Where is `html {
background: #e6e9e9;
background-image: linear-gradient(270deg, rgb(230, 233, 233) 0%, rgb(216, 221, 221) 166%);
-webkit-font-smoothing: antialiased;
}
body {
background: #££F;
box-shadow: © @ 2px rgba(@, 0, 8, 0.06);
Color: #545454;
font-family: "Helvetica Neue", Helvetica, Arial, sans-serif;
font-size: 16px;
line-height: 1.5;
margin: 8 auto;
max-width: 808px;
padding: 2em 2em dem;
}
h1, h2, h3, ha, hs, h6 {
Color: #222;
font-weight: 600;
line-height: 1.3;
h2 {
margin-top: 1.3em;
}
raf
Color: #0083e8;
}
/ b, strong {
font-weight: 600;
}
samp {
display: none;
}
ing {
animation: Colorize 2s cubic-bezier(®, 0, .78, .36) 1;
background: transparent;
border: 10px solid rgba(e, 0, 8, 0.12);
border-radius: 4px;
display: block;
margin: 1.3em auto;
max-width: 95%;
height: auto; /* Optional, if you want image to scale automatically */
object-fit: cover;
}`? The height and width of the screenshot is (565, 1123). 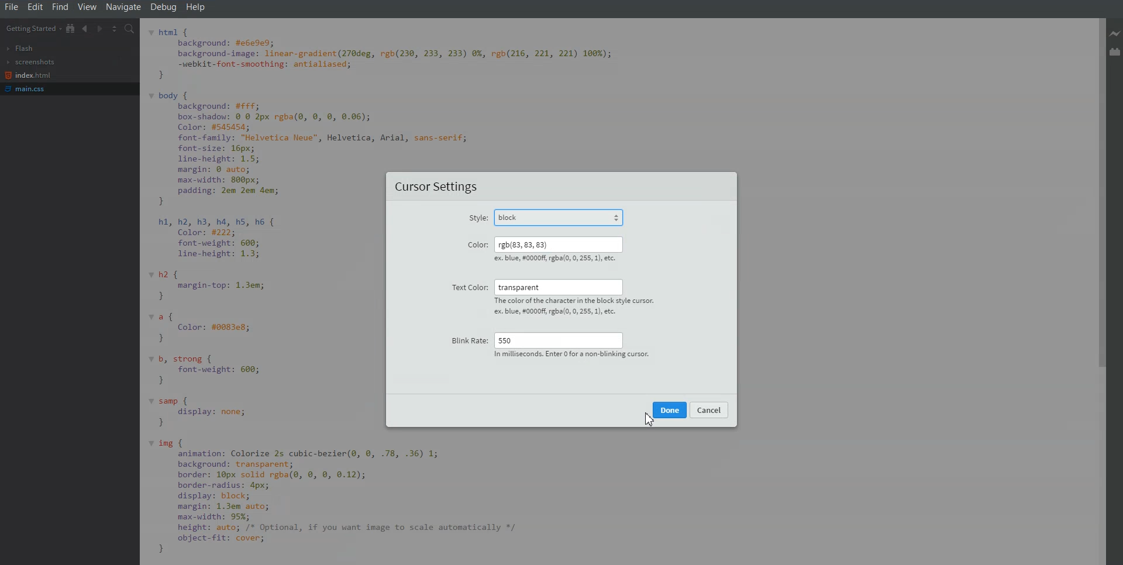
html {
background: #e6e9e9;
background-image: linear-gradient(270deg, rgb(230, 233, 233) 0%, rgb(216, 221, 221) 166%);
-webkit-font-smoothing: antialiased;
}
body {
background: #££F;
box-shadow: © @ 2px rgba(@, 0, 8, 0.06);
Color: #545454;
font-family: "Helvetica Neue", Helvetica, Arial, sans-serif;
font-size: 16px;
line-height: 1.5;
margin: 8 auto;
max-width: 808px;
padding: 2em 2em dem;
}
h1, h2, h3, ha, hs, h6 {
Color: #222;
font-weight: 600;
line-height: 1.3;
h2 {
margin-top: 1.3em;
}
raf
Color: #0083e8;
}
/ b, strong {
font-weight: 600;
}
samp {
display: none;
}
ing {
animation: Colorize 2s cubic-bezier(®, 0, .78, .36) 1;
background: transparent;
border: 10px solid rgba(e, 0, 8, 0.12);
border-radius: 4px;
display: block;
margin: 1.3em auto;
max-width: 95%;
height: auto; /* Optional, if you want image to scale automatically */
object-fit: cover;
} is located at coordinates (265, 294).